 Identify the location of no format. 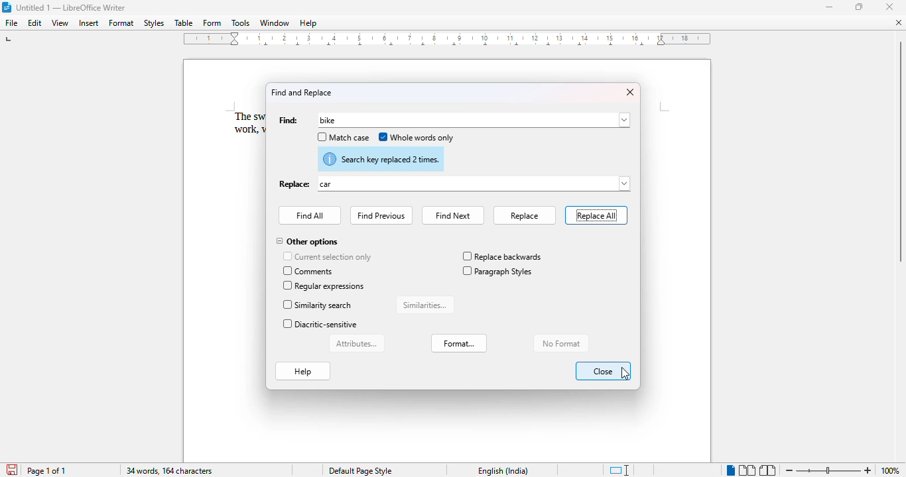
(560, 343).